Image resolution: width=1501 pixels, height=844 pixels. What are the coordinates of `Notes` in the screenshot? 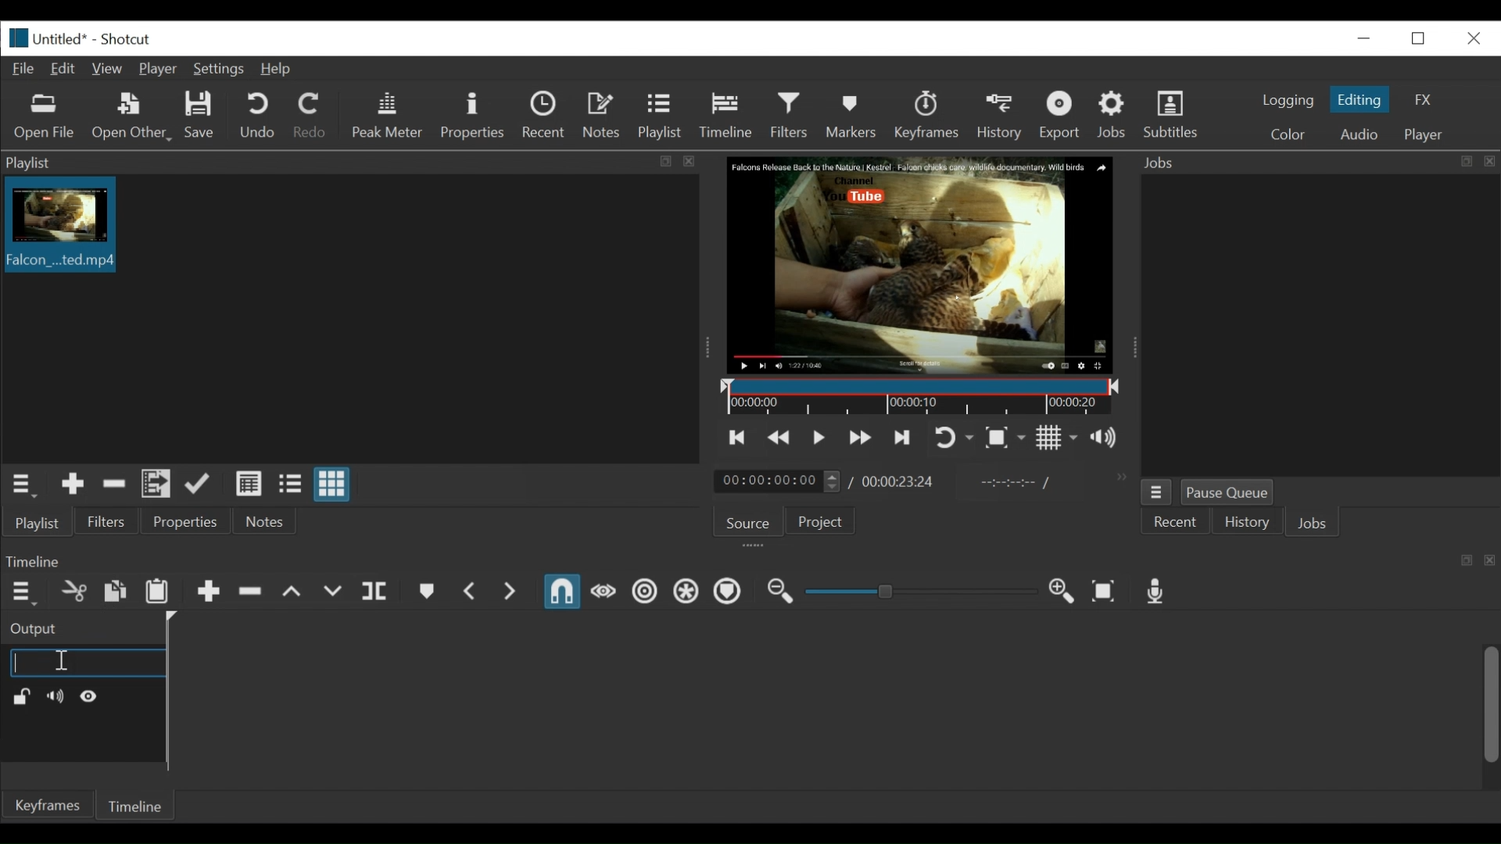 It's located at (603, 115).